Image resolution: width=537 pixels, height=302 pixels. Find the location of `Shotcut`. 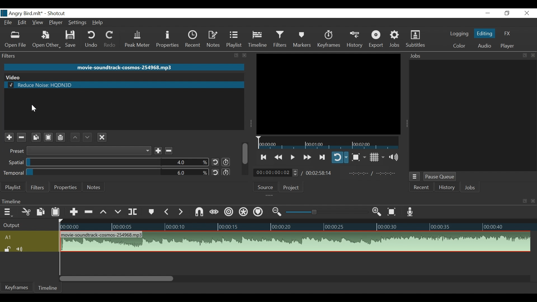

Shotcut is located at coordinates (57, 14).